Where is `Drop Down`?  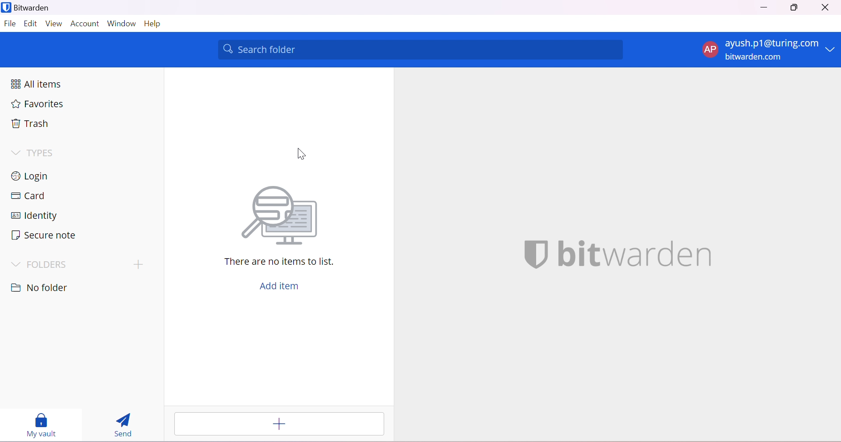 Drop Down is located at coordinates (17, 265).